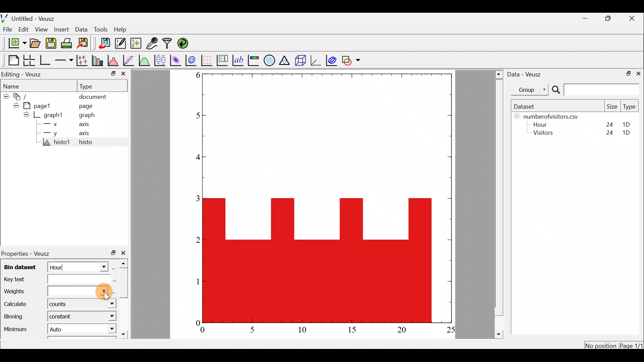 The height and width of the screenshot is (362, 644). Describe the element at coordinates (60, 316) in the screenshot. I see `constant` at that location.